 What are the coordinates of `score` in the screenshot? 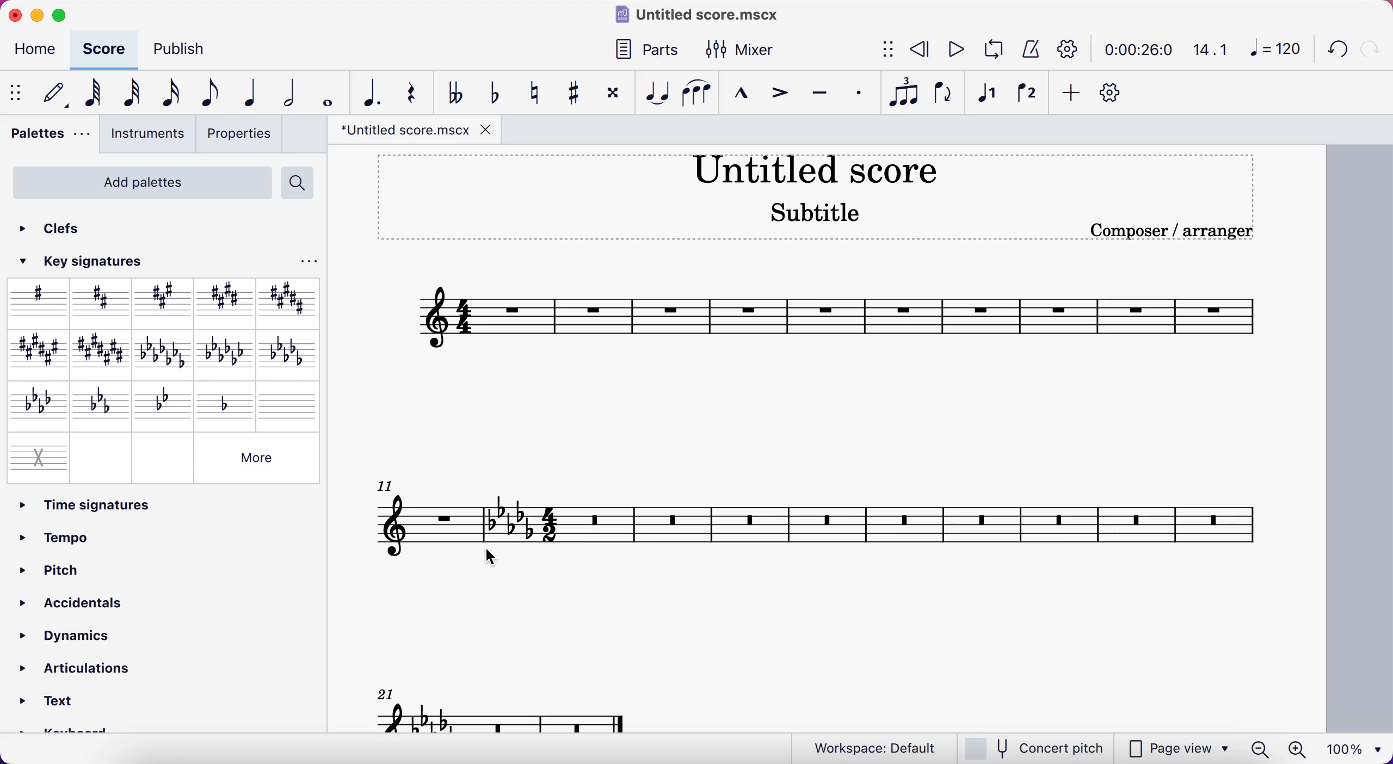 It's located at (909, 519).